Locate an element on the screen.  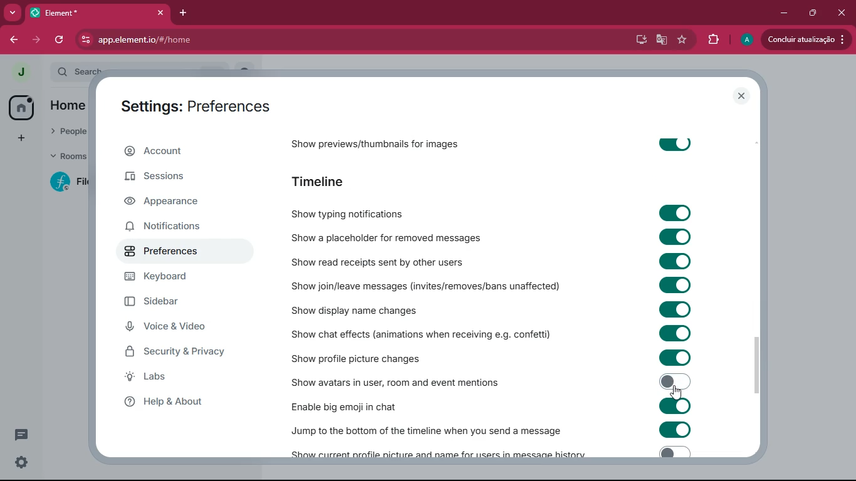
help is located at coordinates (184, 403).